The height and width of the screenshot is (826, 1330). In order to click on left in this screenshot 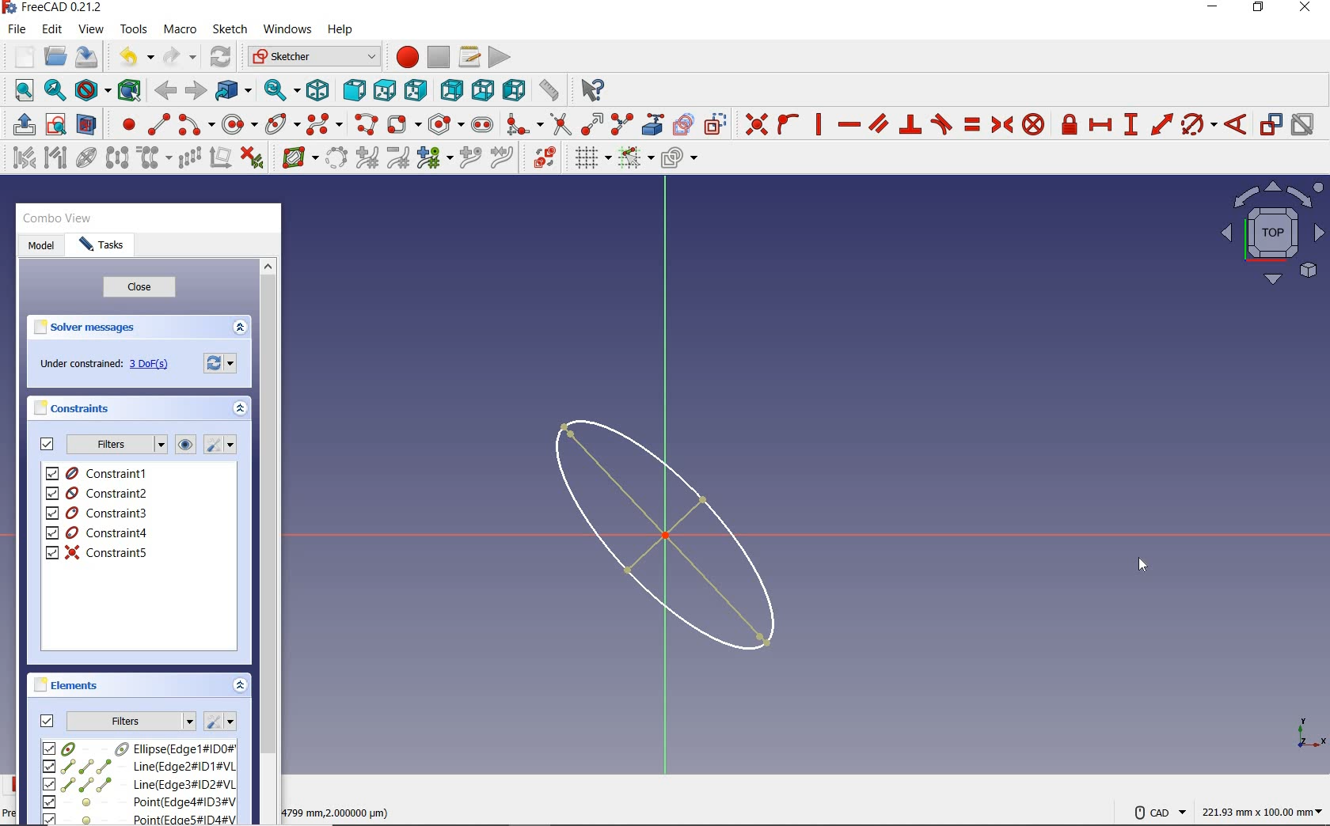, I will do `click(515, 89)`.